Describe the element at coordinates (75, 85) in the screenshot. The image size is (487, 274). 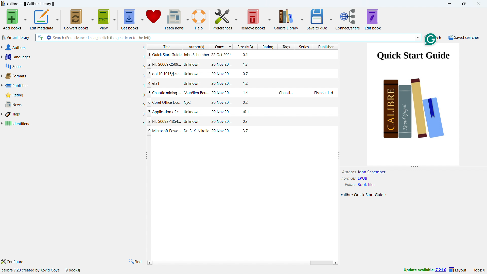
I see `publisher` at that location.